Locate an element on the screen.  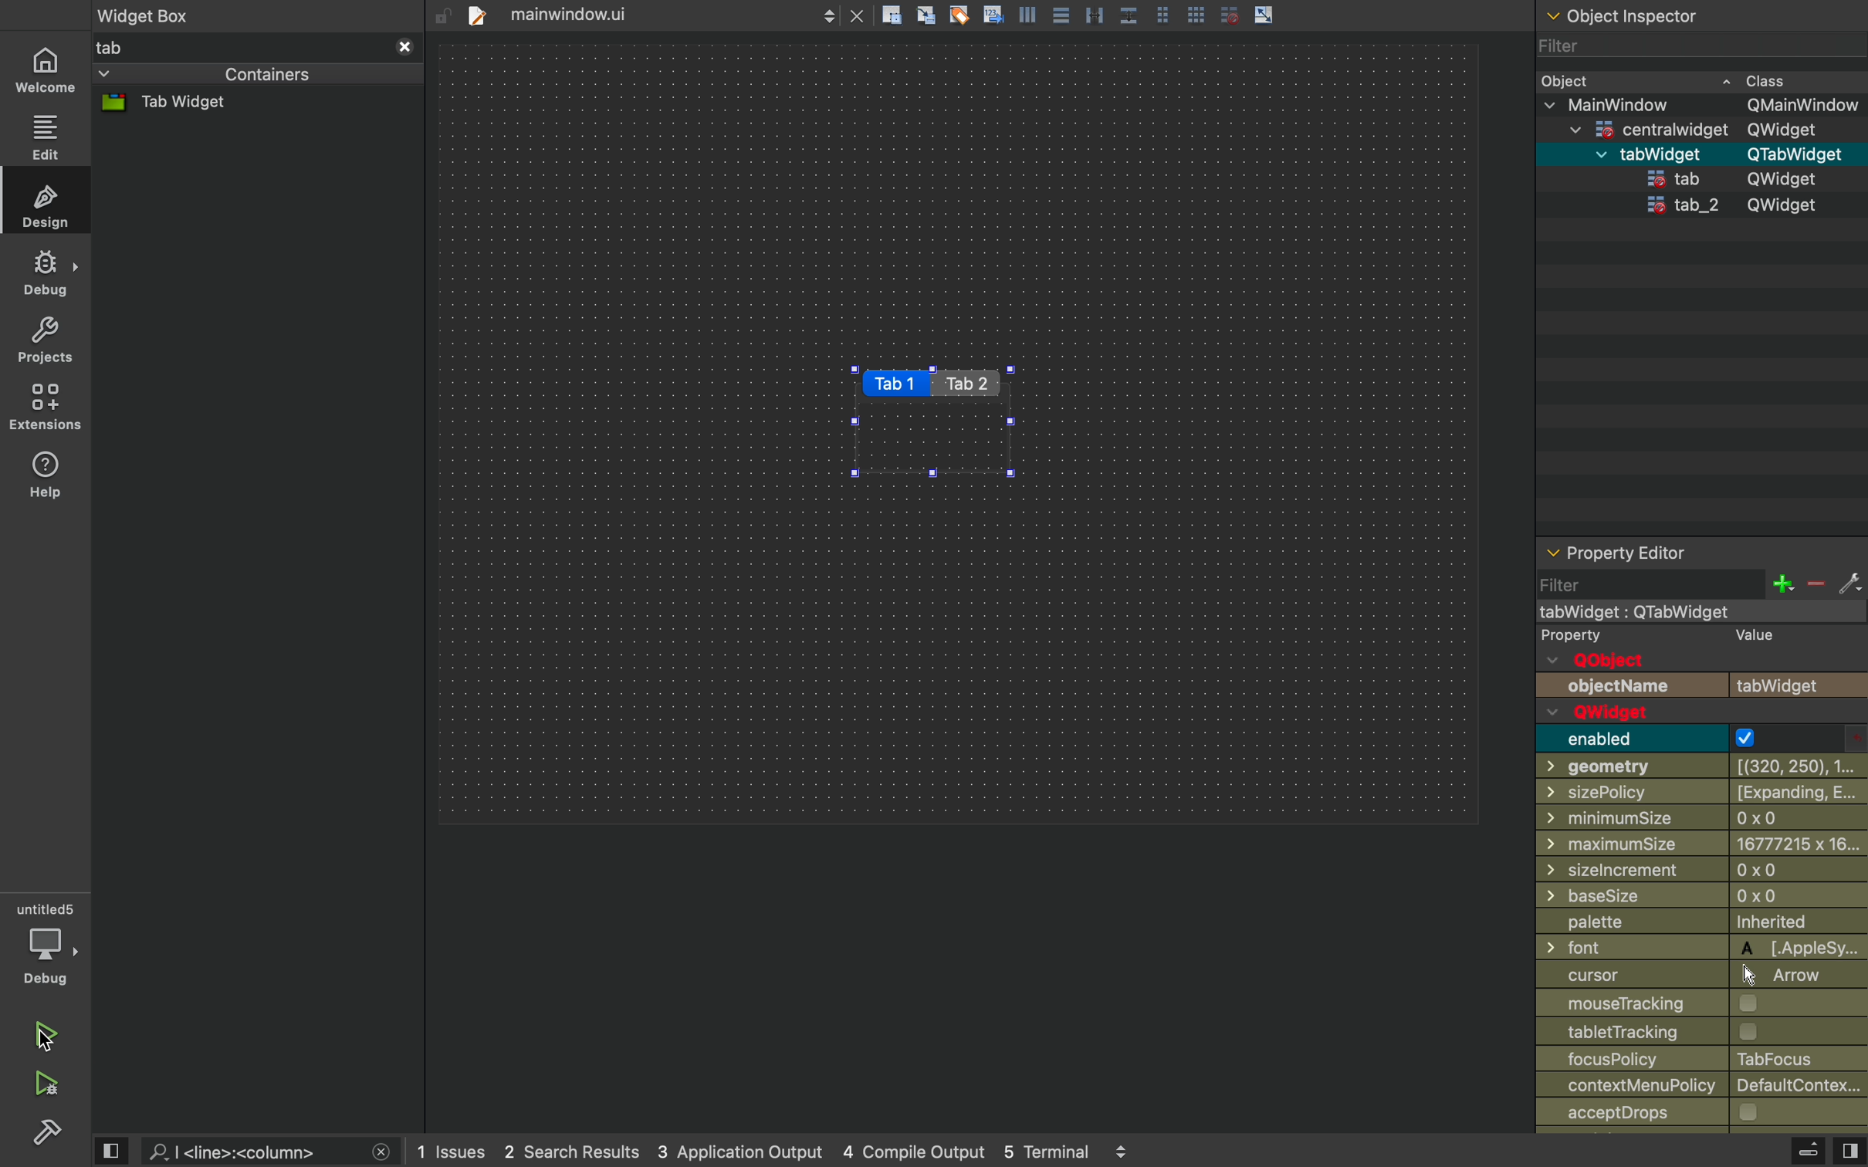
close is located at coordinates (381, 1154).